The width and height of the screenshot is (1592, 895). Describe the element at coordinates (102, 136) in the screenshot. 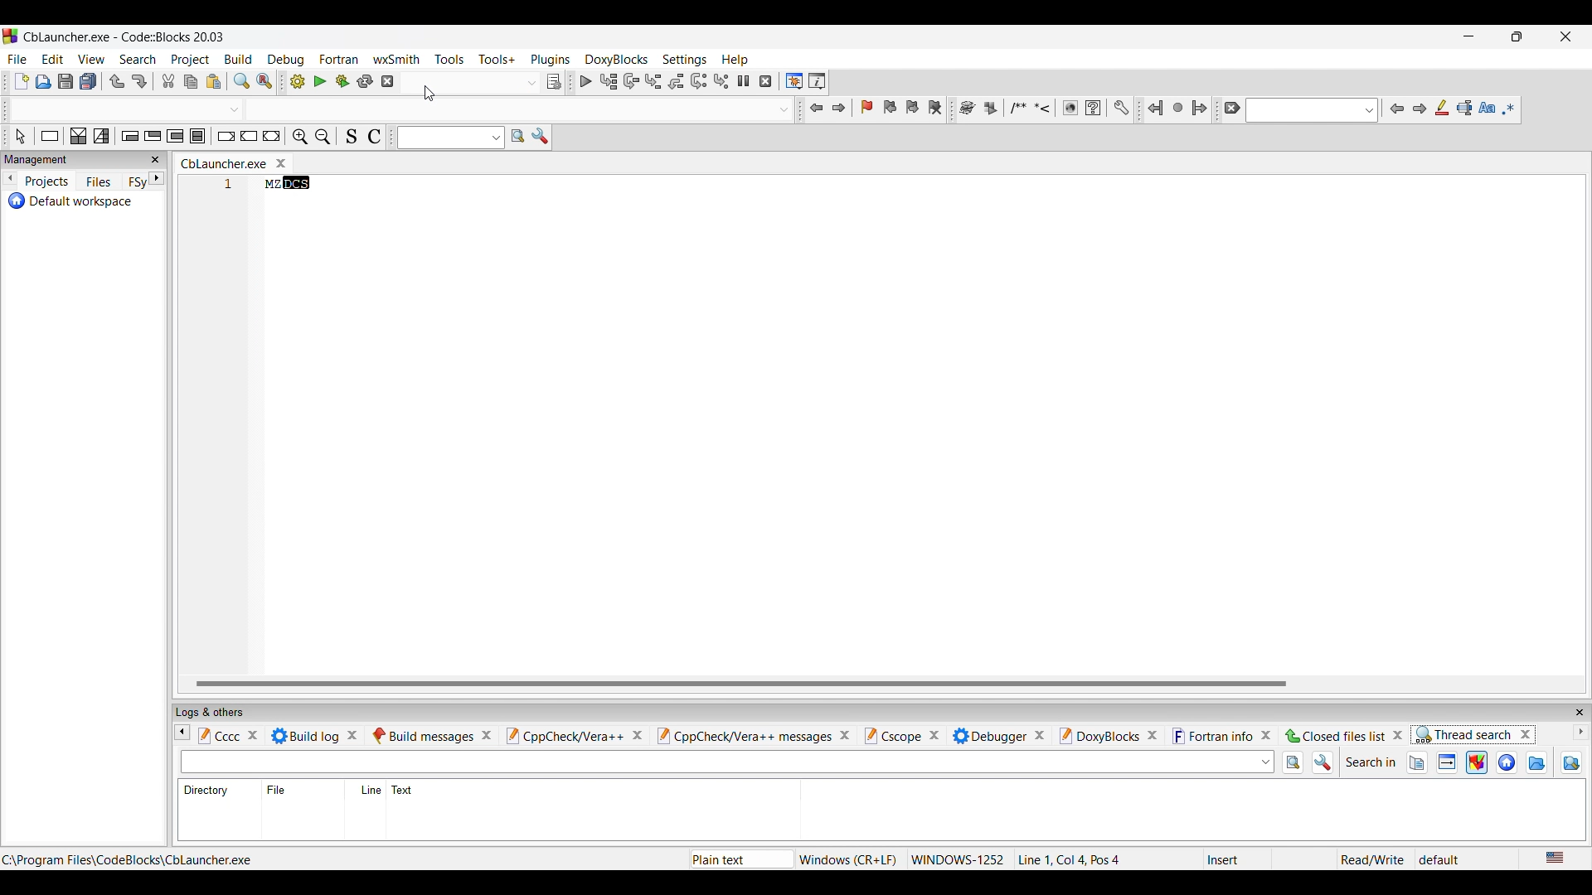

I see `Selection` at that location.